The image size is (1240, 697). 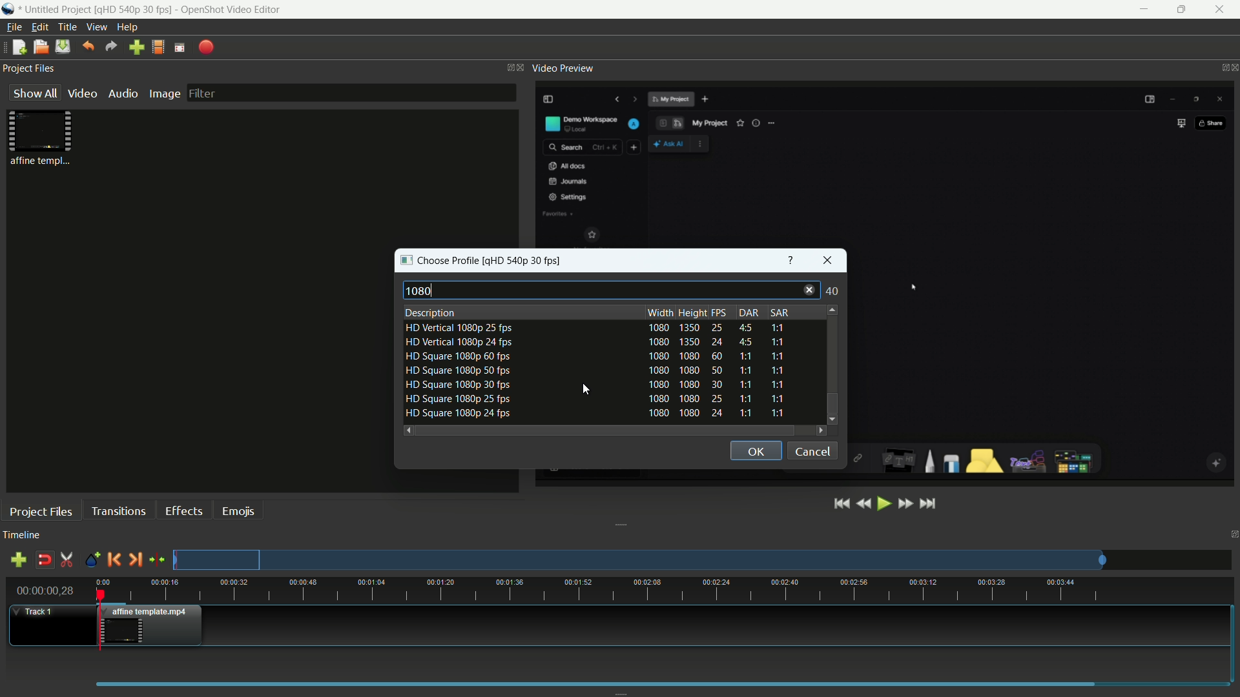 I want to click on filter profiles, so click(x=608, y=290).